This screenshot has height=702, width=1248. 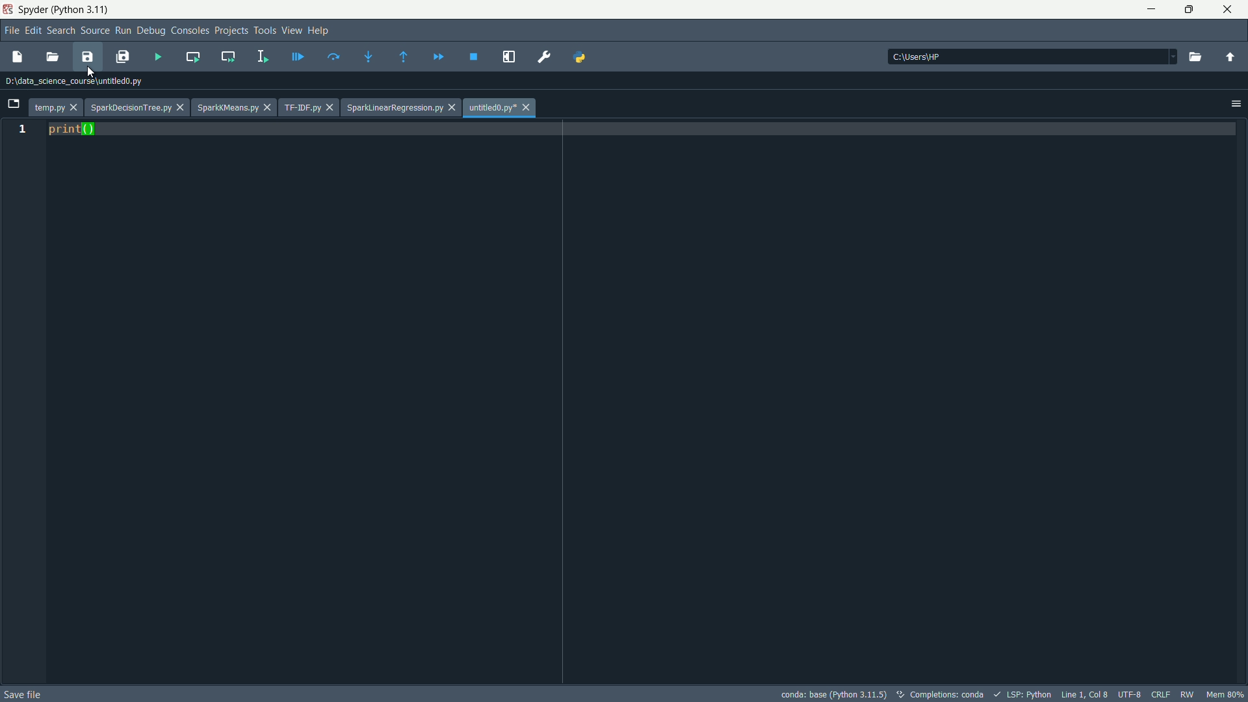 I want to click on run selection or current line, so click(x=261, y=58).